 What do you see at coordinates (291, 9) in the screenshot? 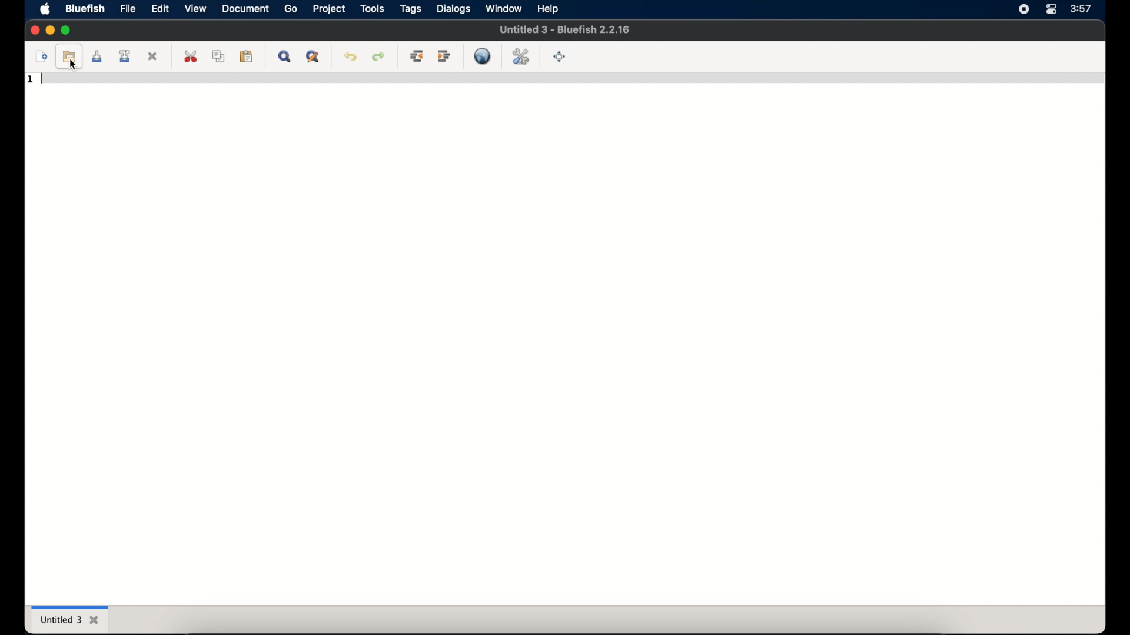
I see `go` at bounding box center [291, 9].